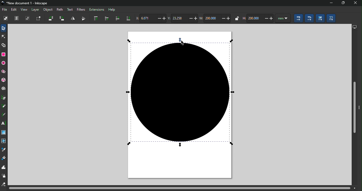 The width and height of the screenshot is (362, 191). I want to click on Node tool, so click(4, 37).